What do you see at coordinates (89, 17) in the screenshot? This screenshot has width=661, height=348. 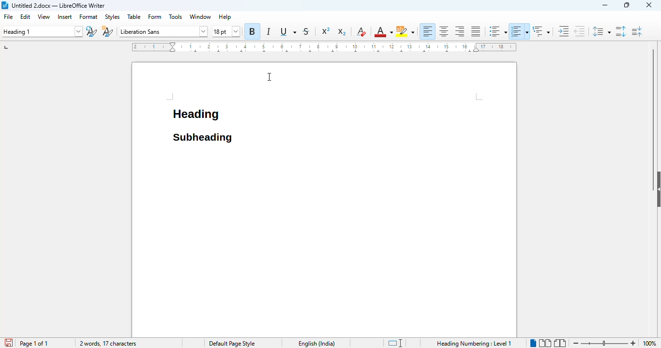 I see `format` at bounding box center [89, 17].